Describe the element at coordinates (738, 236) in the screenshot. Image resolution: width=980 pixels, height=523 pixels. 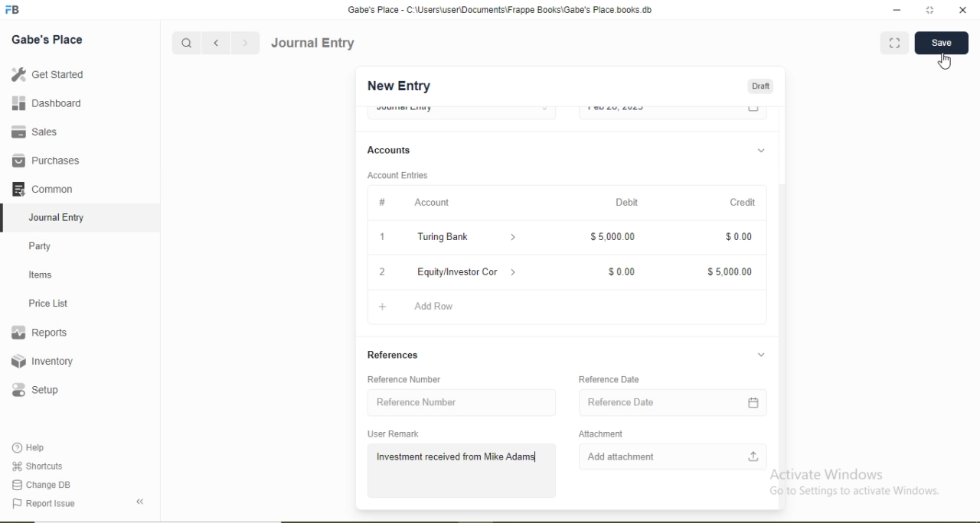
I see `$0.00` at that location.